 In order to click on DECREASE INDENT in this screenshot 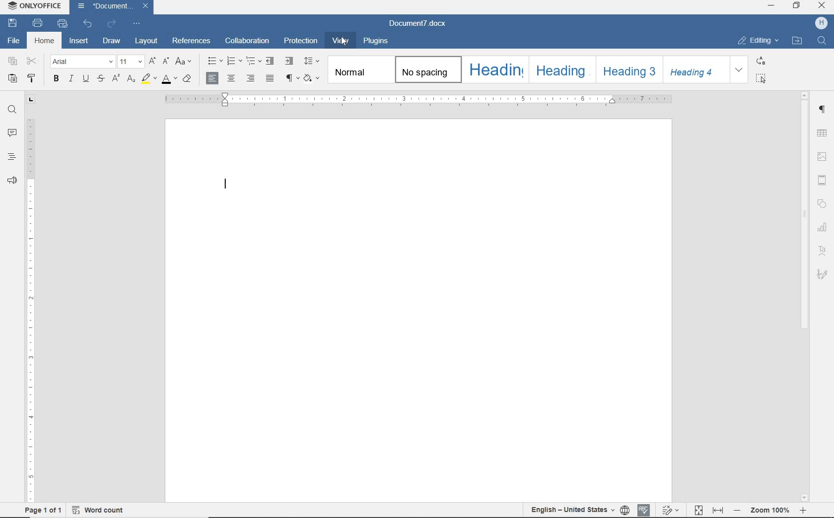, I will do `click(270, 61)`.